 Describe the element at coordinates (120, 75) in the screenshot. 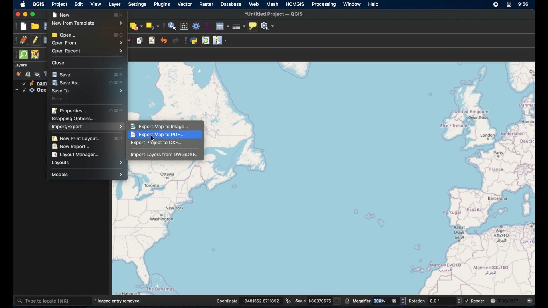

I see `save shortcut` at that location.